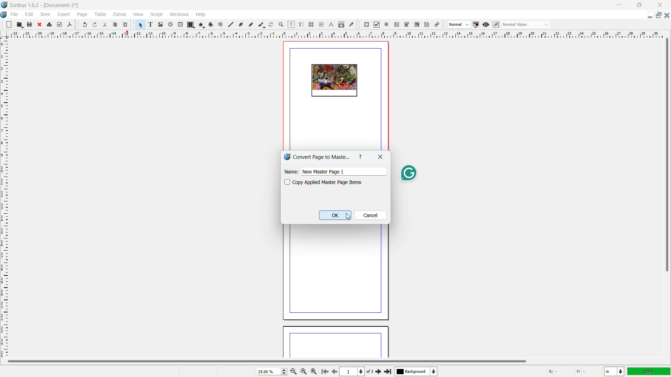 Image resolution: width=671 pixels, height=377 pixels. What do you see at coordinates (241, 25) in the screenshot?
I see `bezier curve` at bounding box center [241, 25].